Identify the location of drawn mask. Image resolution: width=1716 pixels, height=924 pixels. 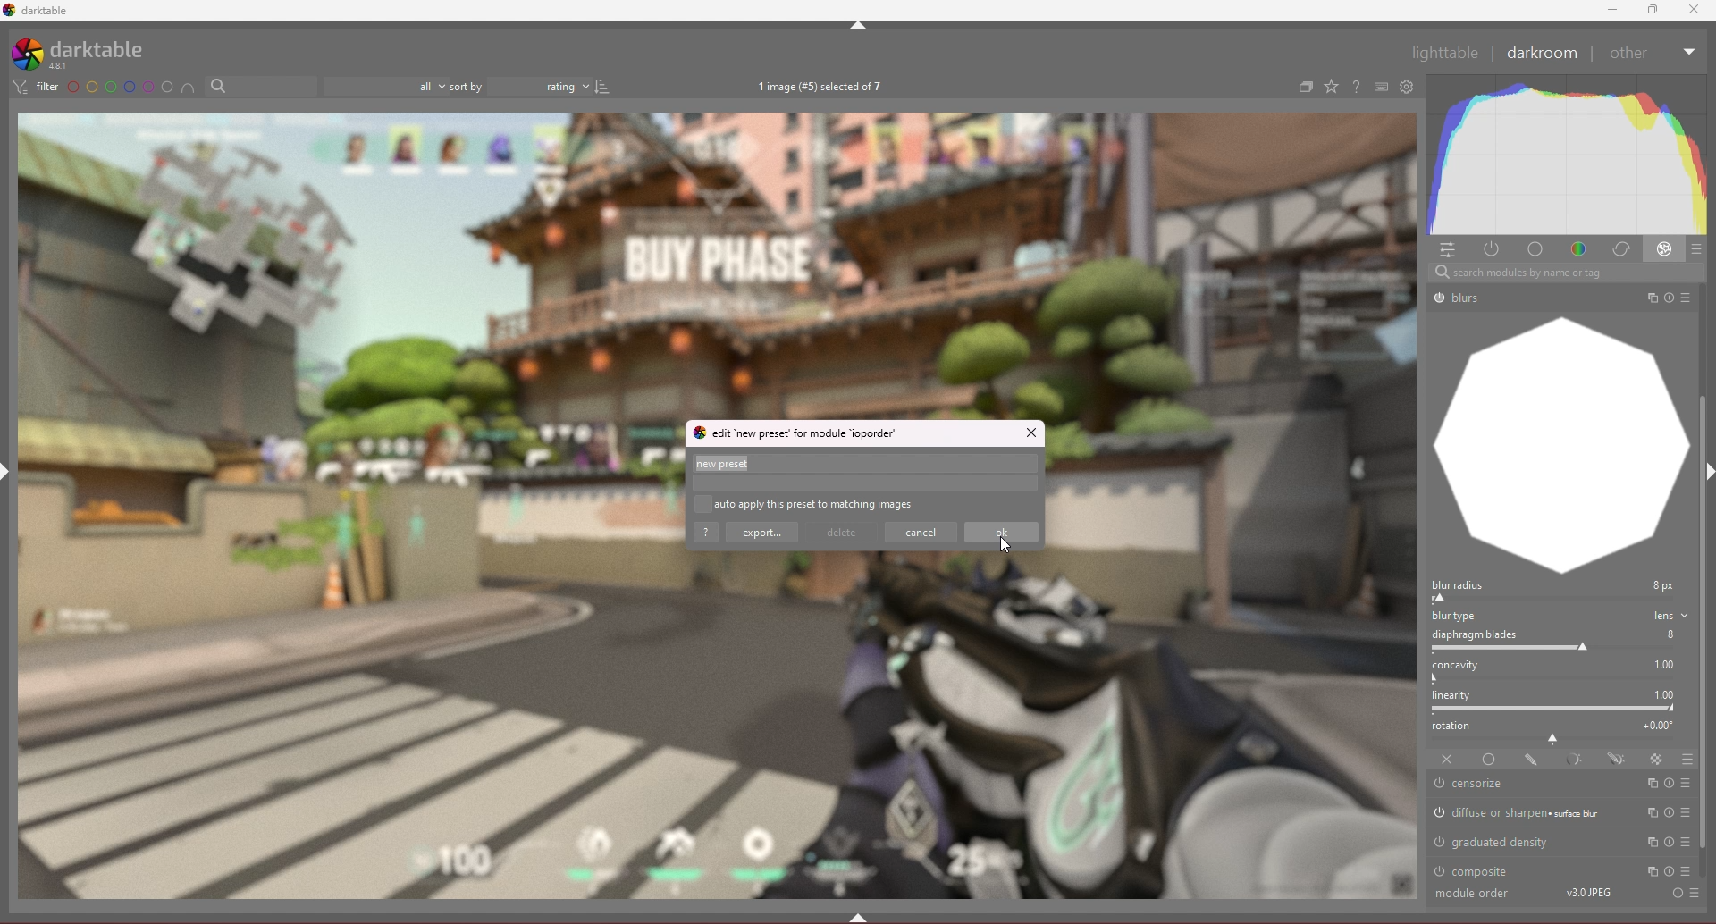
(1533, 760).